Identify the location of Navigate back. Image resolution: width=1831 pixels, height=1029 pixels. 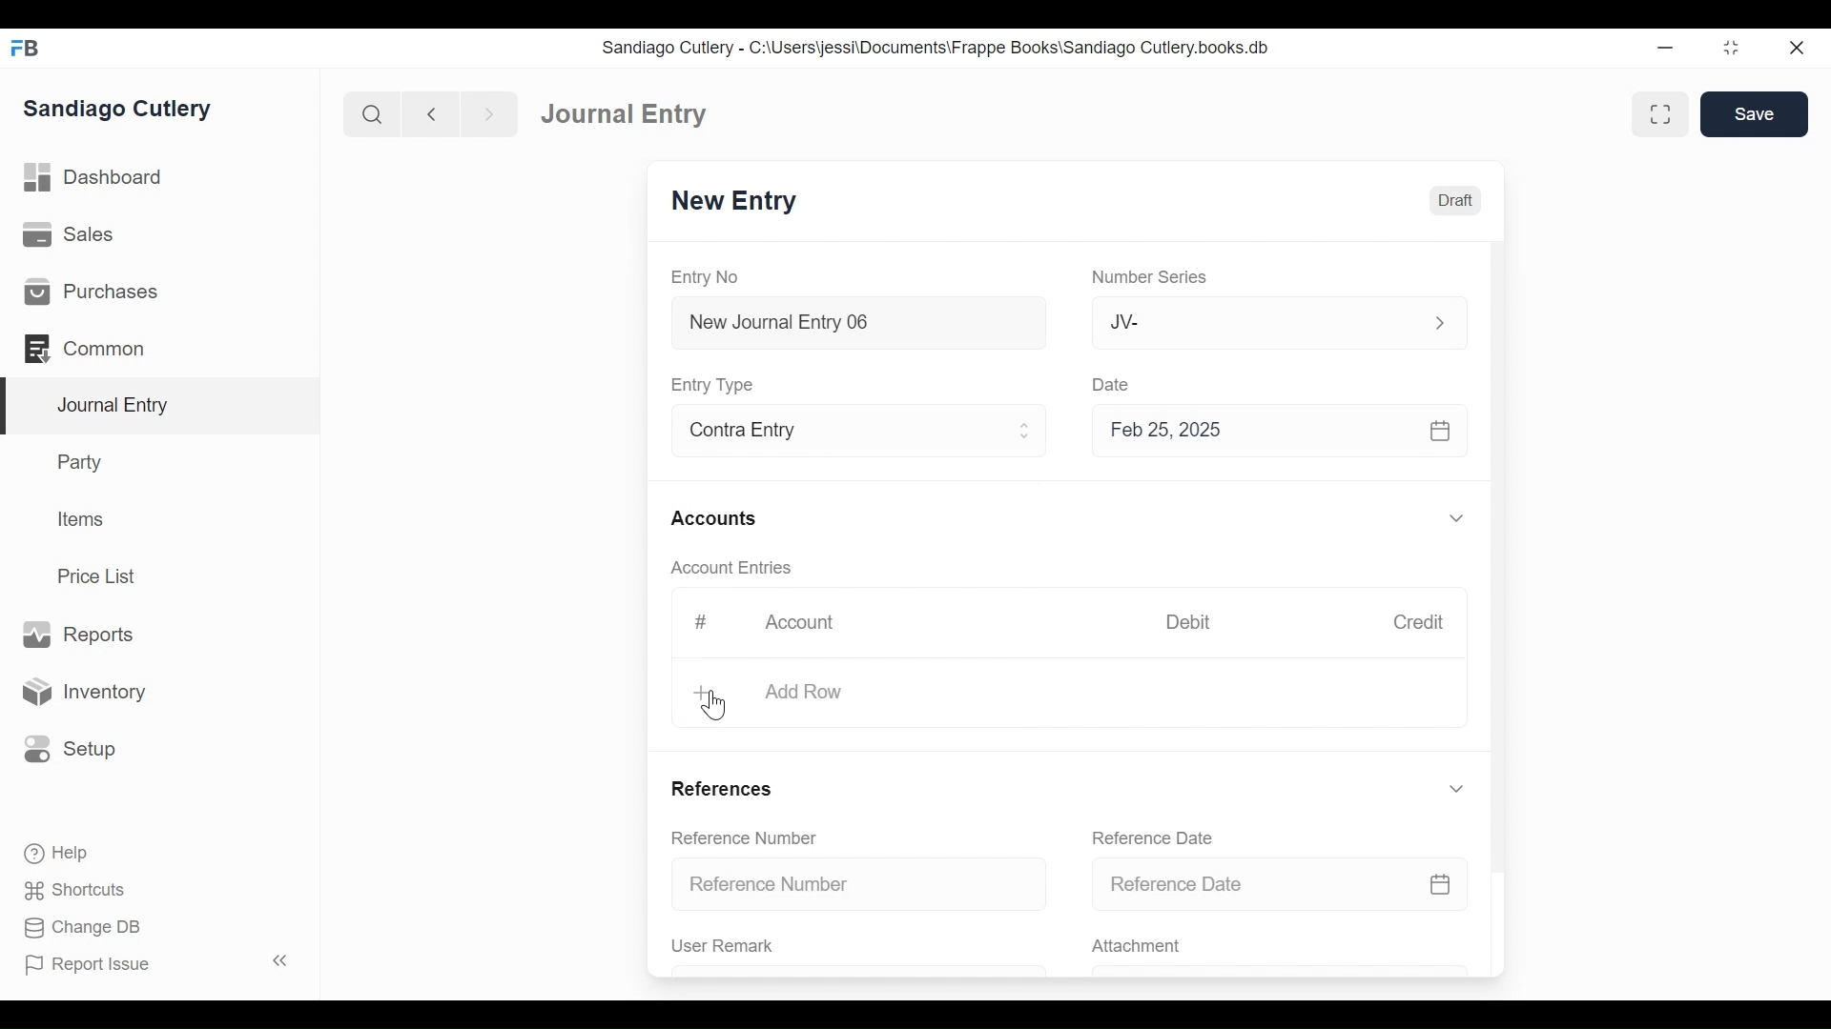
(431, 116).